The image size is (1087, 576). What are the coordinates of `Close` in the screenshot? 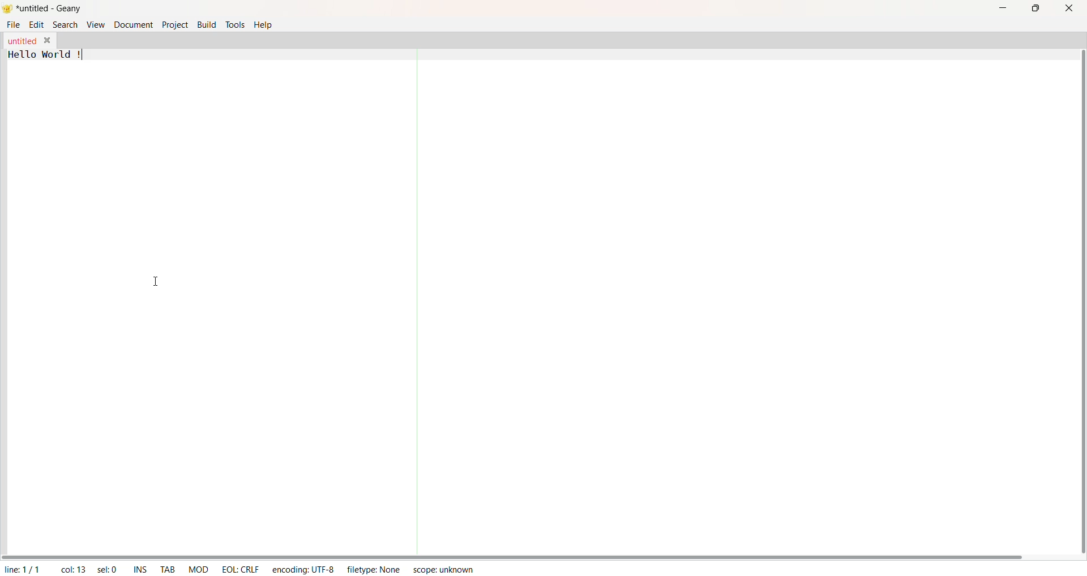 It's located at (1067, 8).